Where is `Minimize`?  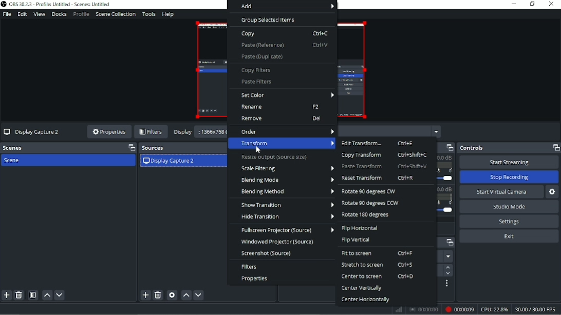
Minimize is located at coordinates (514, 4).